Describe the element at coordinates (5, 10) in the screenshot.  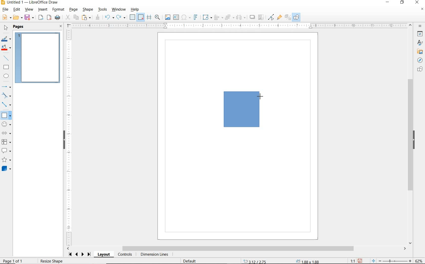
I see `FILE` at that location.